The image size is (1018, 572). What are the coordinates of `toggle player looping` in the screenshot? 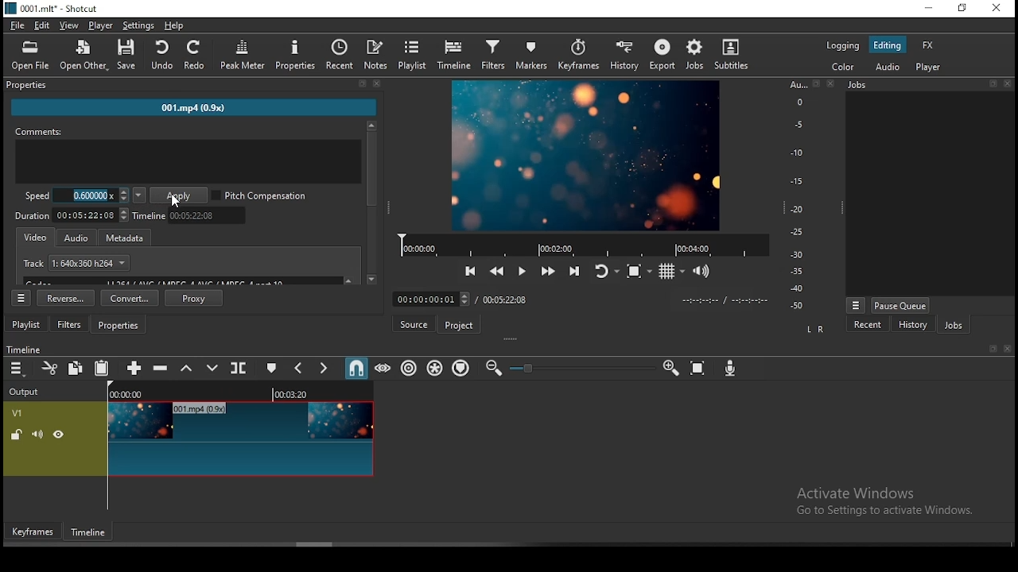 It's located at (605, 270).